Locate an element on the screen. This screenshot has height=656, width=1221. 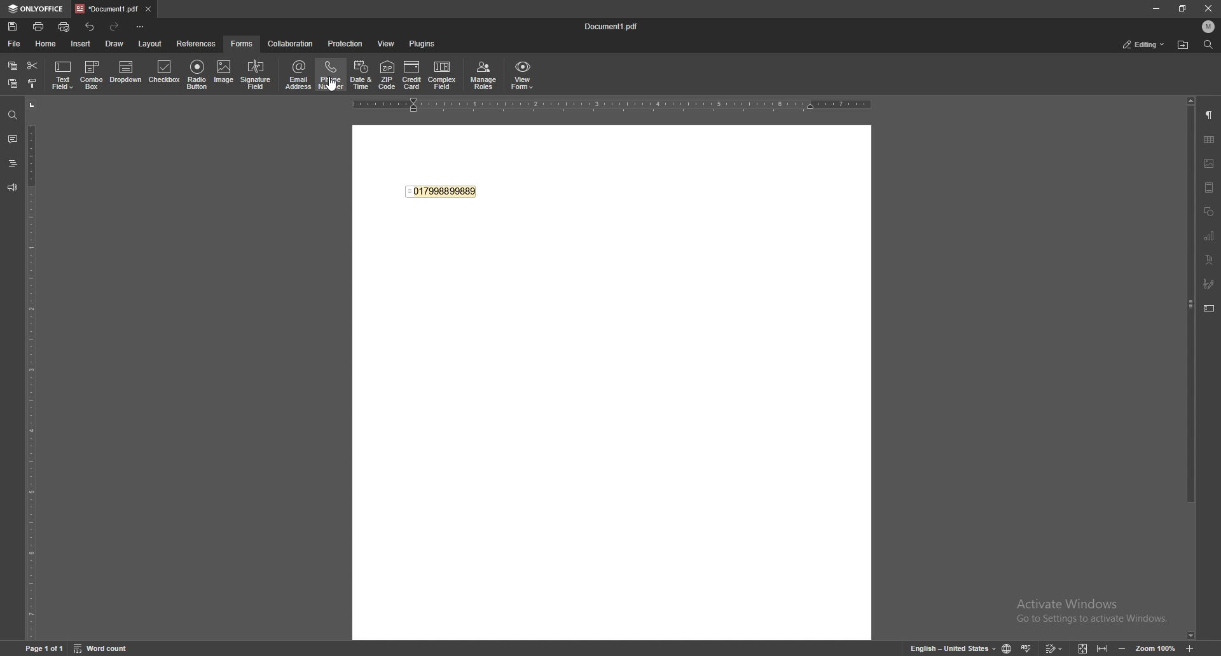
word count is located at coordinates (104, 648).